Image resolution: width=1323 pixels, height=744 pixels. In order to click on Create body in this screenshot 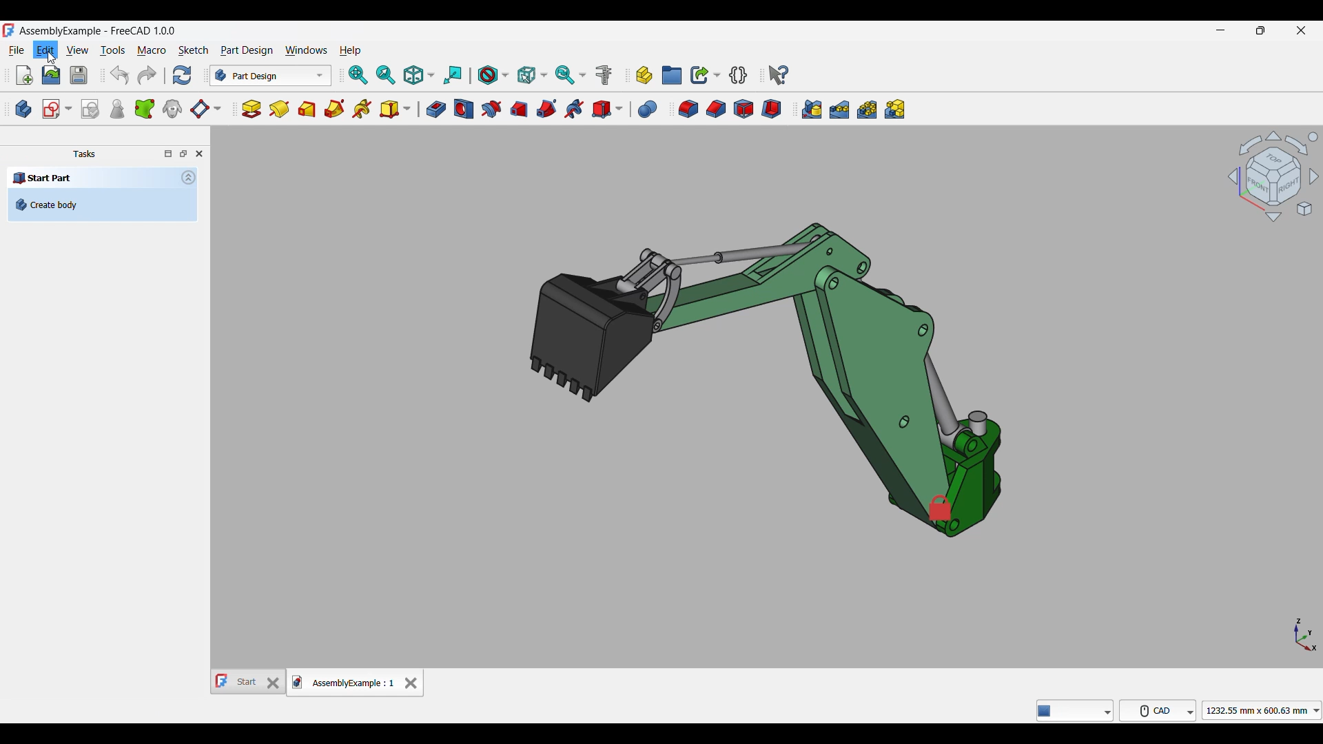, I will do `click(103, 205)`.